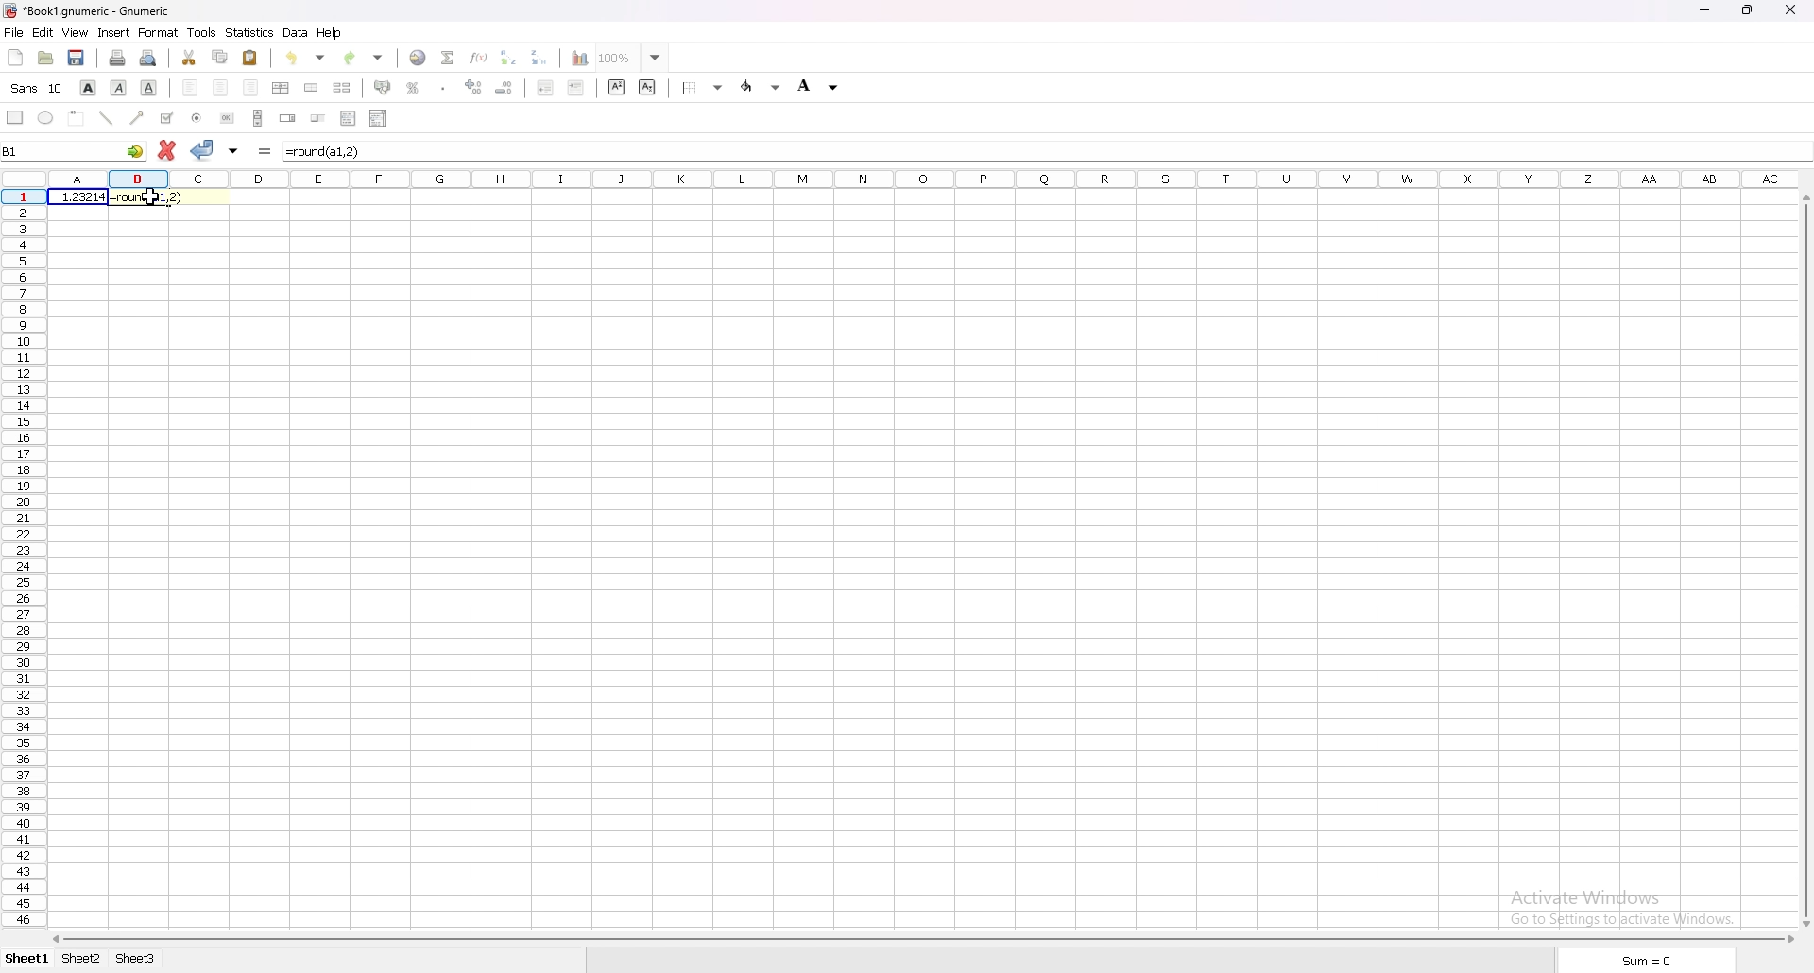 The image size is (1814, 973). What do you see at coordinates (112, 33) in the screenshot?
I see `insert` at bounding box center [112, 33].